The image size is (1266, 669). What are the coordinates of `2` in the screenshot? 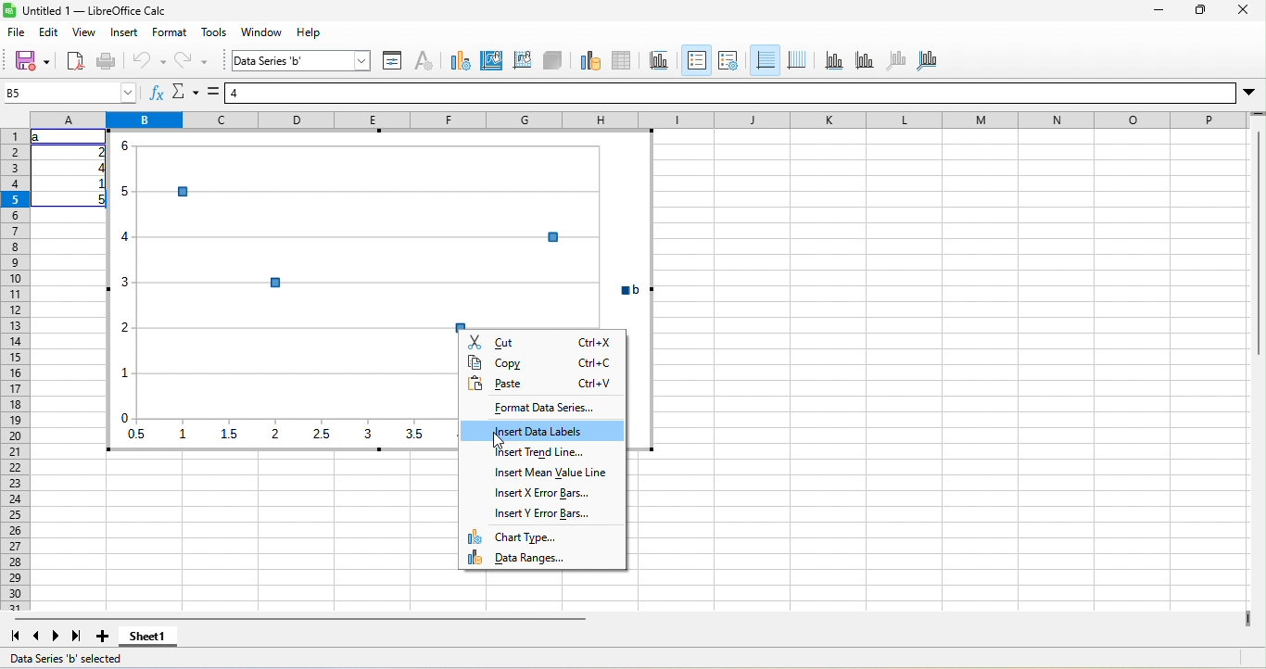 It's located at (98, 152).